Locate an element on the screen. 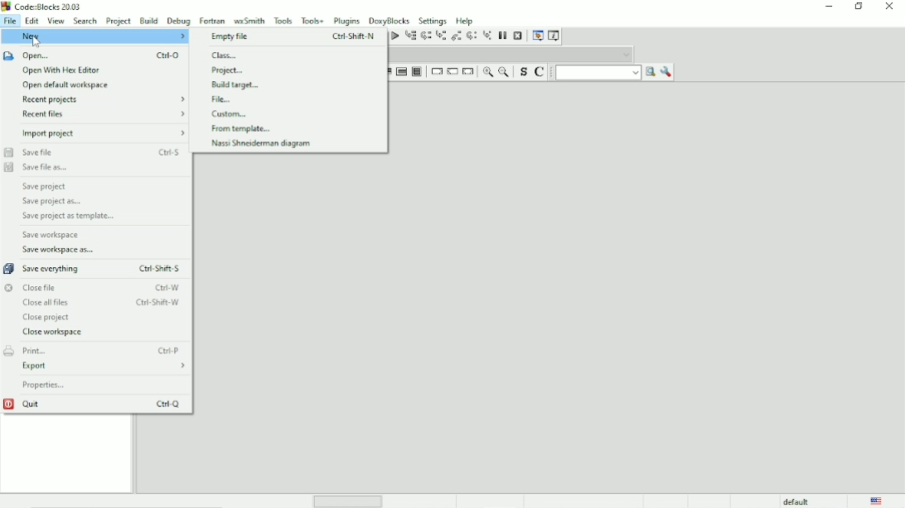 Image resolution: width=905 pixels, height=508 pixels. Step out is located at coordinates (456, 36).